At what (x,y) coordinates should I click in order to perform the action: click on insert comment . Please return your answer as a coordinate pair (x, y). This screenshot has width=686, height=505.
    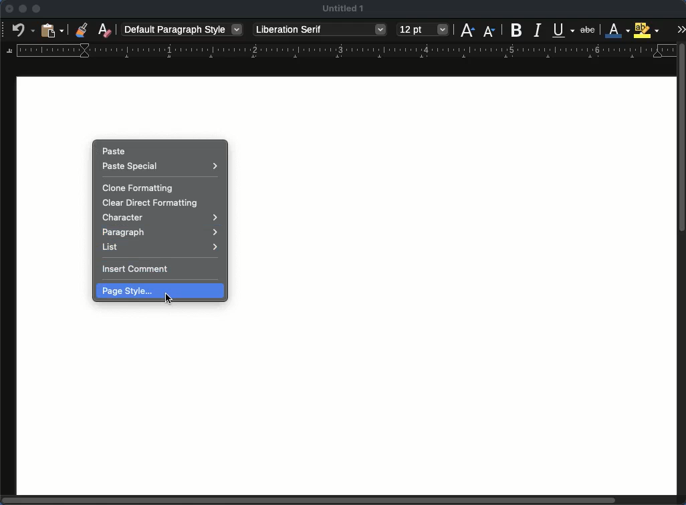
    Looking at the image, I should click on (138, 269).